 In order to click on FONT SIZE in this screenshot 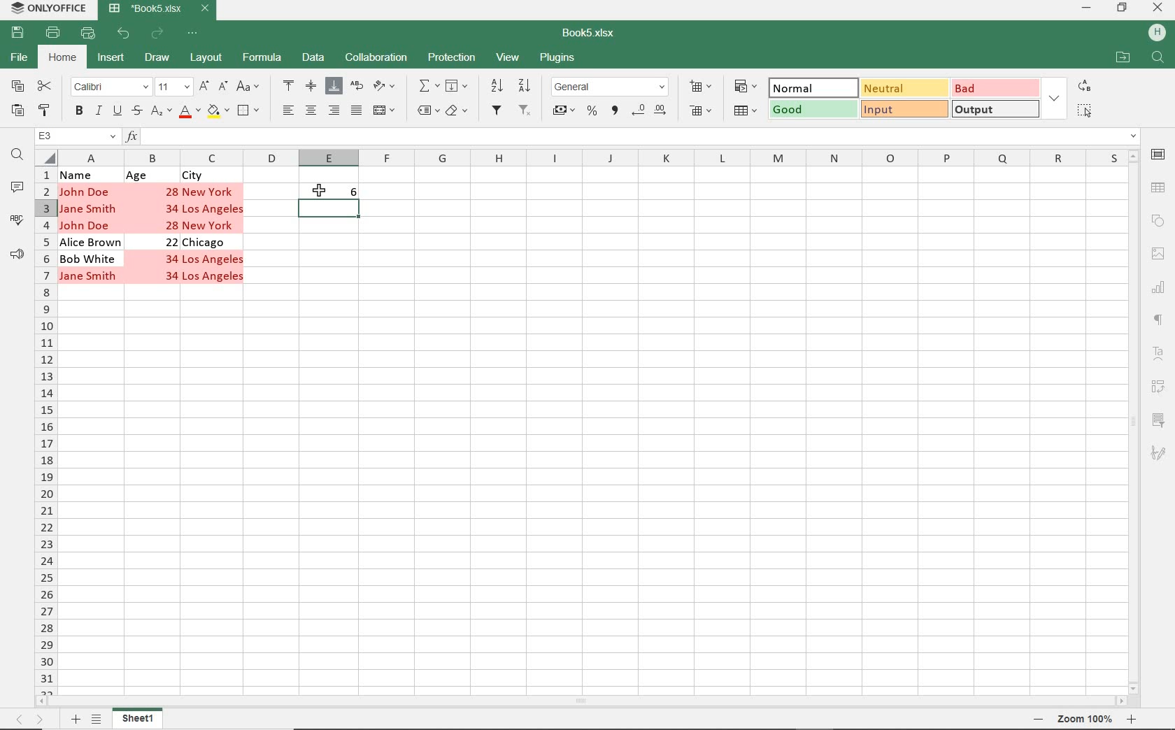, I will do `click(173, 87)`.